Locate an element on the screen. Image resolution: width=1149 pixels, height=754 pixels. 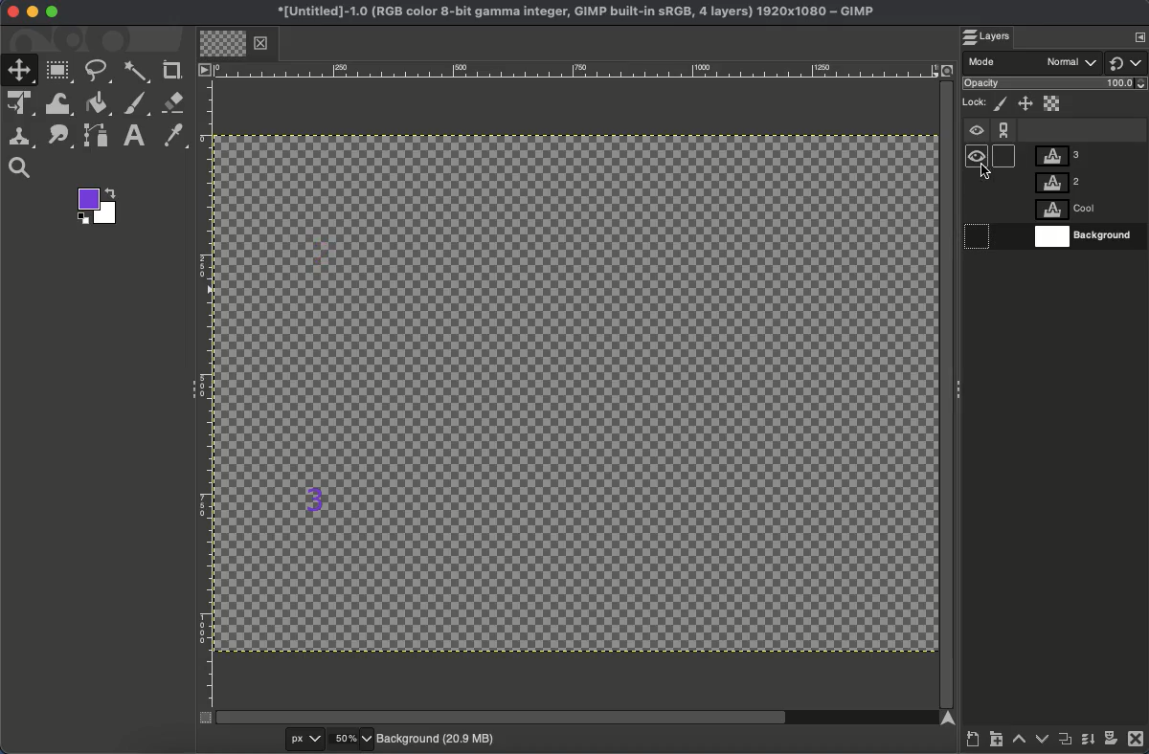
Chain is located at coordinates (1004, 125).